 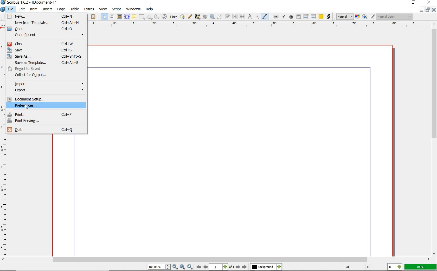 I want to click on image frame, so click(x=119, y=17).